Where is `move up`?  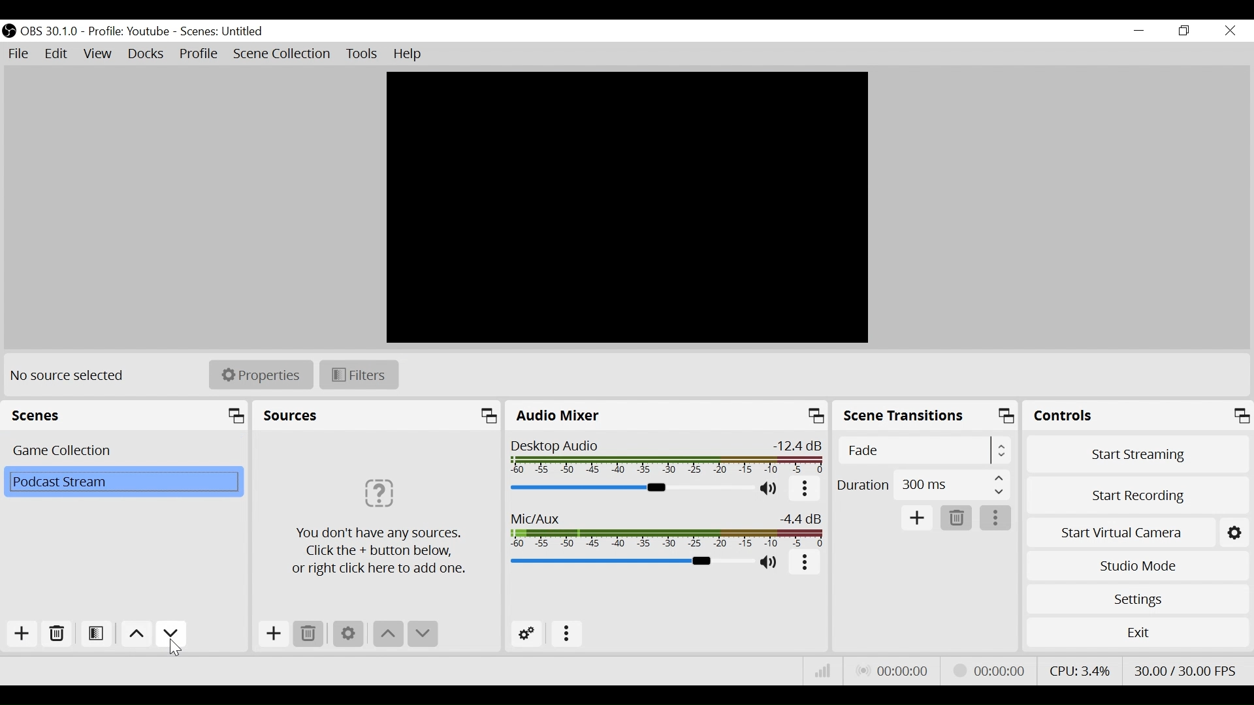
move up is located at coordinates (135, 634).